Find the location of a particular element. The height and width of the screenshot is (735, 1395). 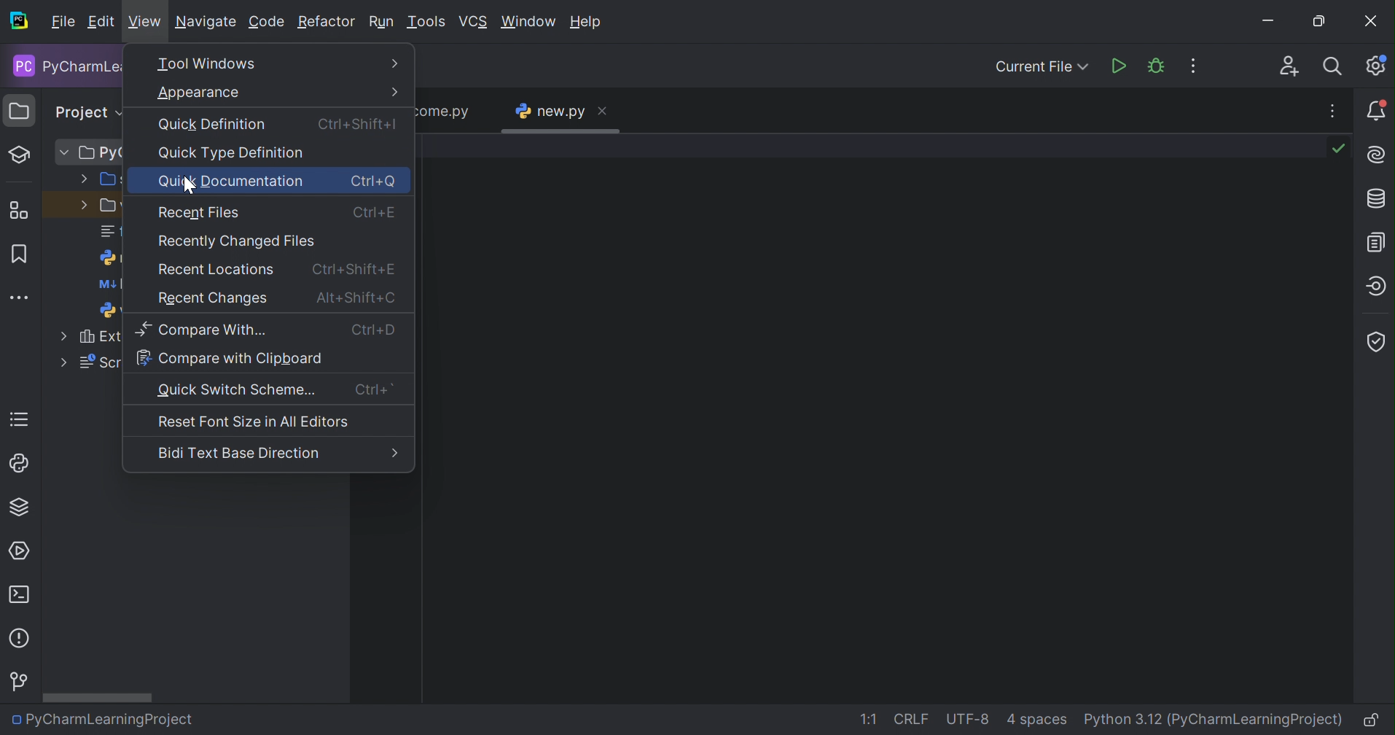

cursor is located at coordinates (198, 187).